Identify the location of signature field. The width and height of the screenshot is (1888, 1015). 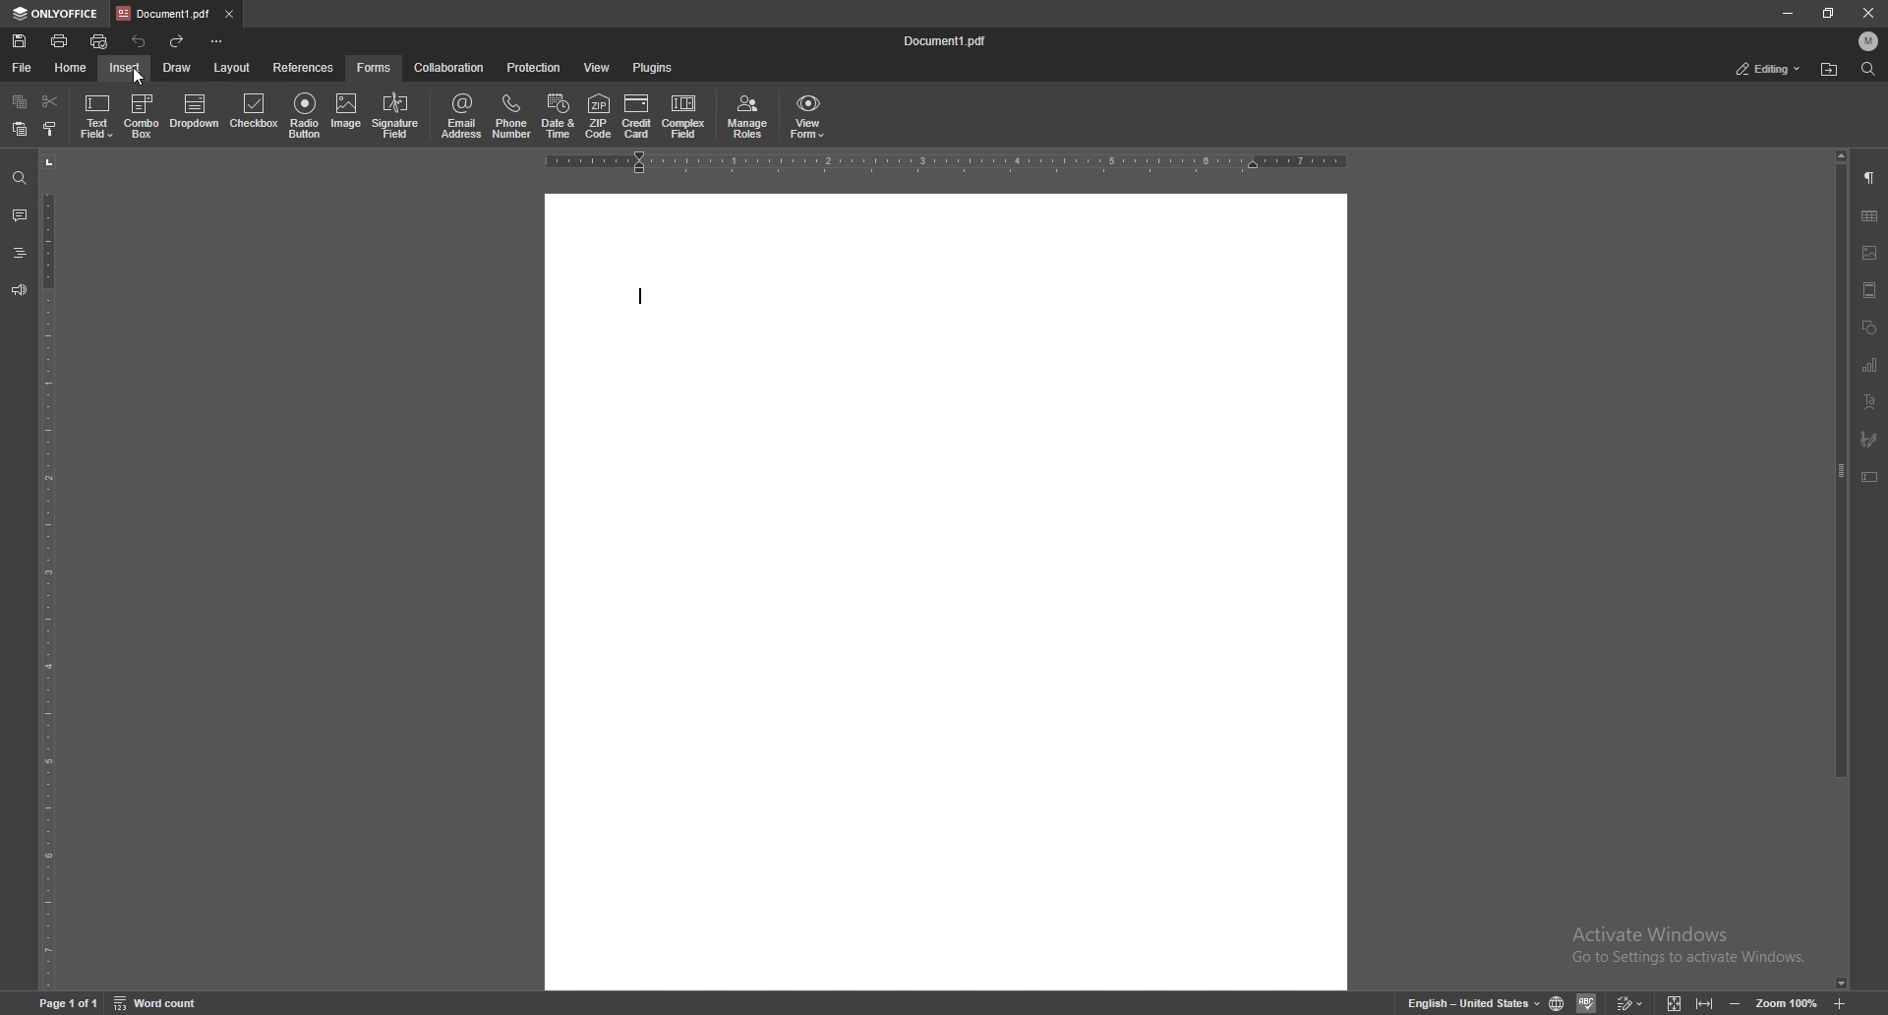
(1868, 440).